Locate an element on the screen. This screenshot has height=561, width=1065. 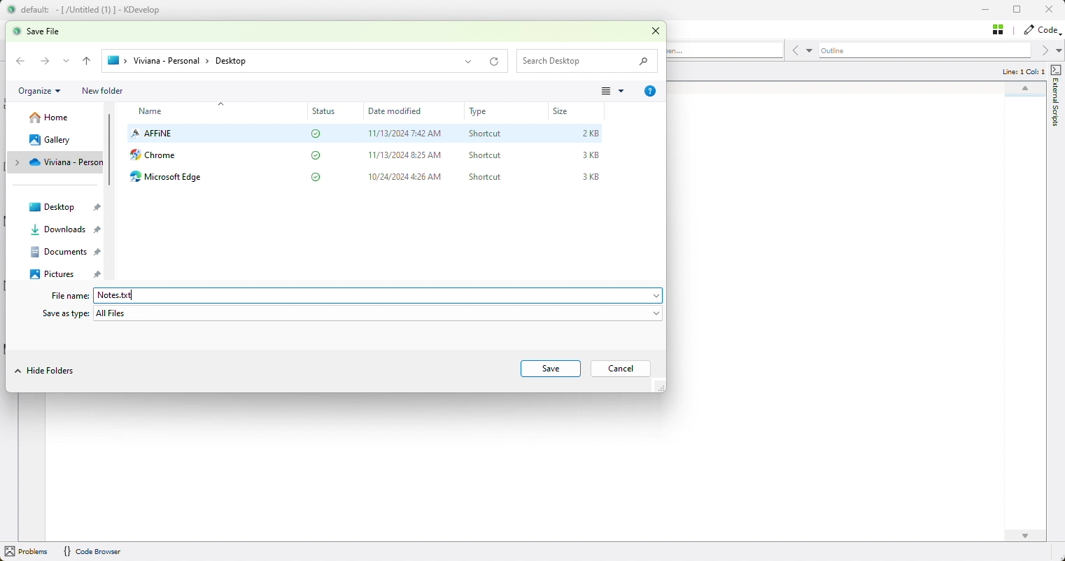
save location is located at coordinates (306, 62).